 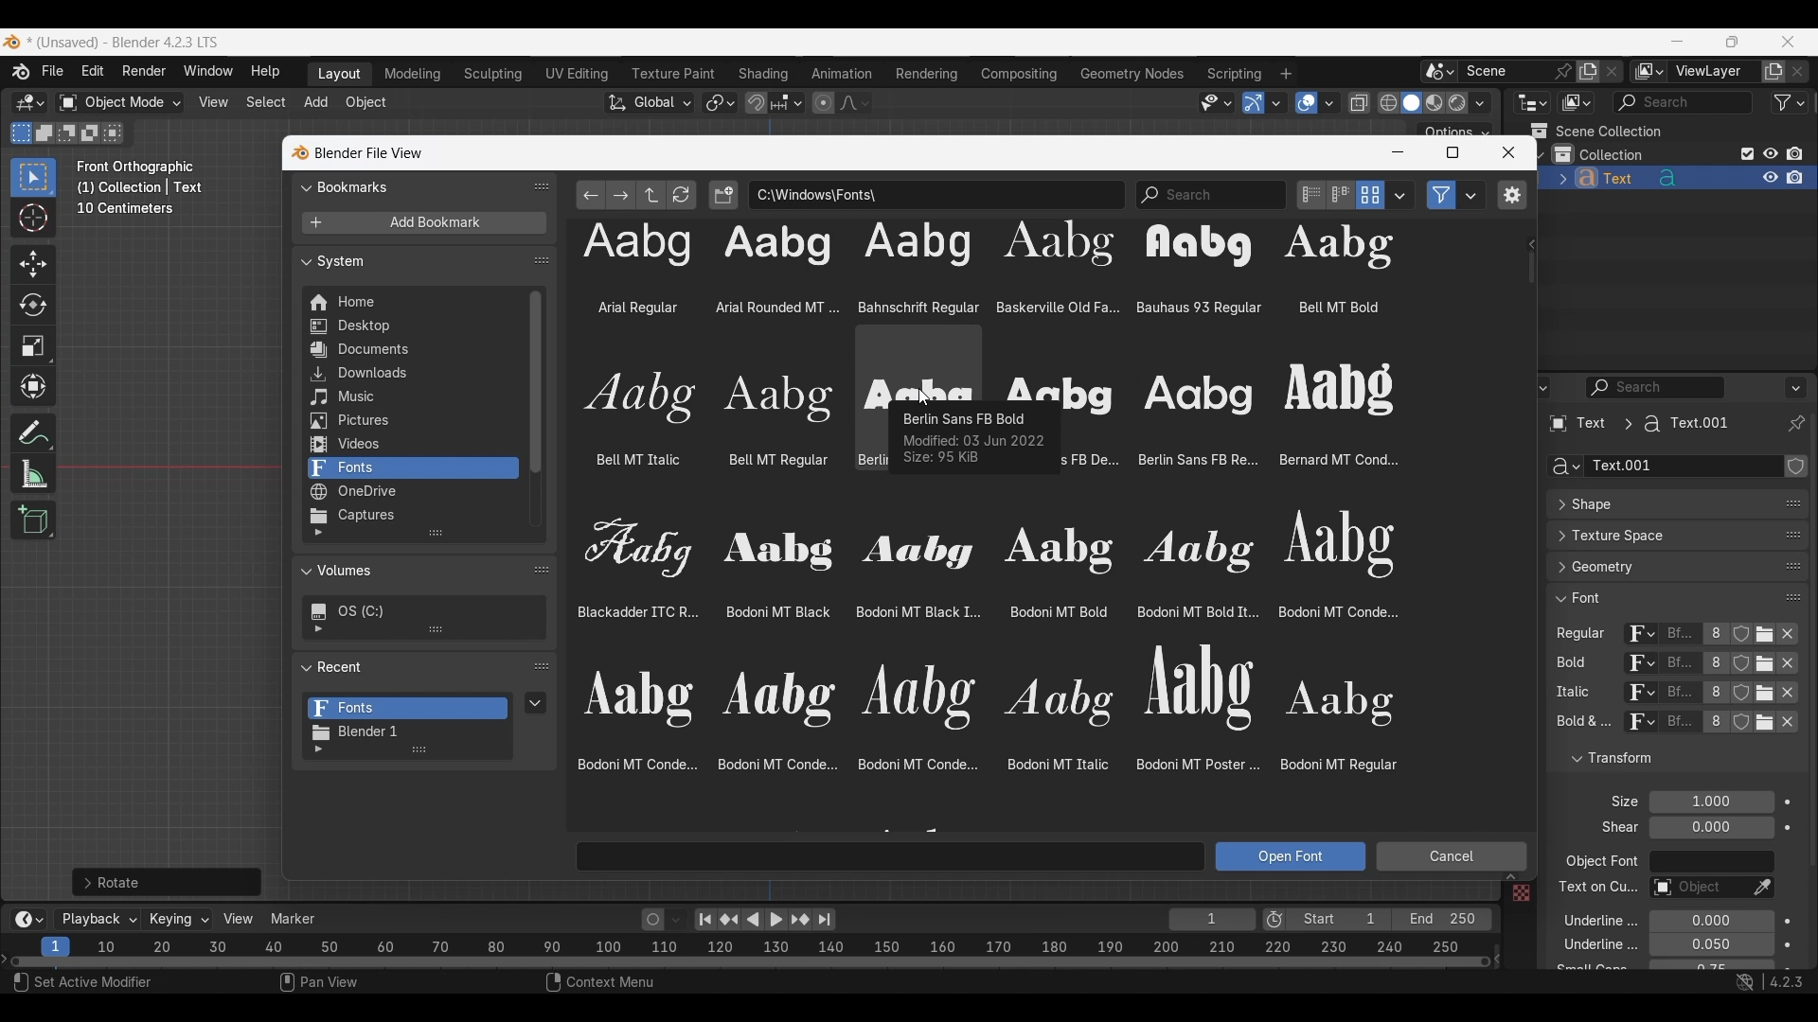 I want to click on Proportional editing objects, so click(x=823, y=102).